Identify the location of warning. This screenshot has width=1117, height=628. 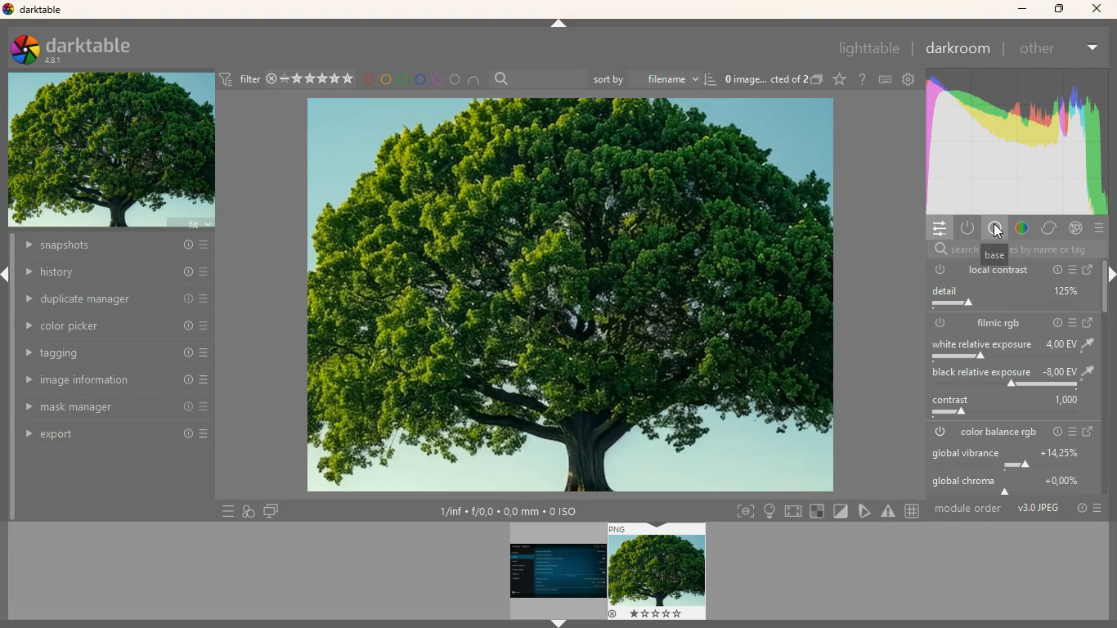
(890, 511).